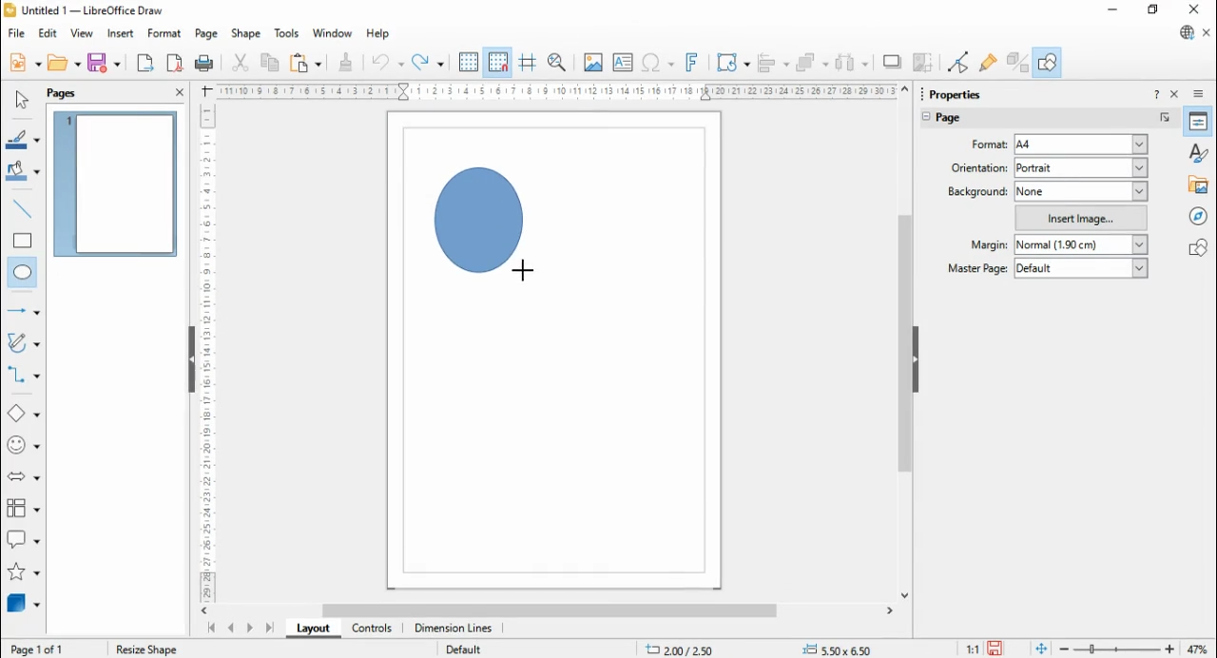  What do you see at coordinates (1207, 33) in the screenshot?
I see `close document` at bounding box center [1207, 33].